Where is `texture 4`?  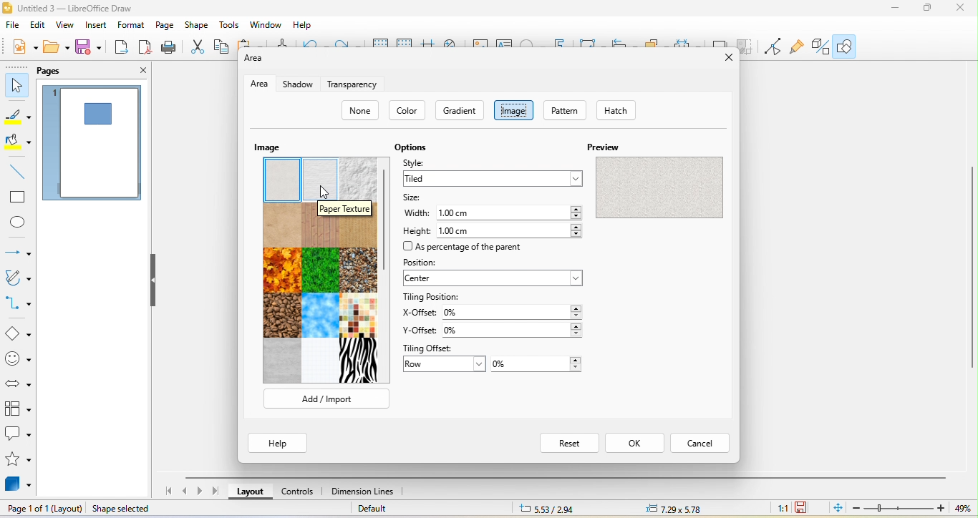 texture 4 is located at coordinates (282, 225).